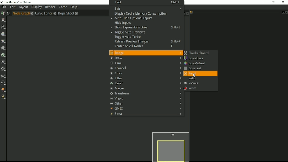  I want to click on Layout, so click(23, 7).